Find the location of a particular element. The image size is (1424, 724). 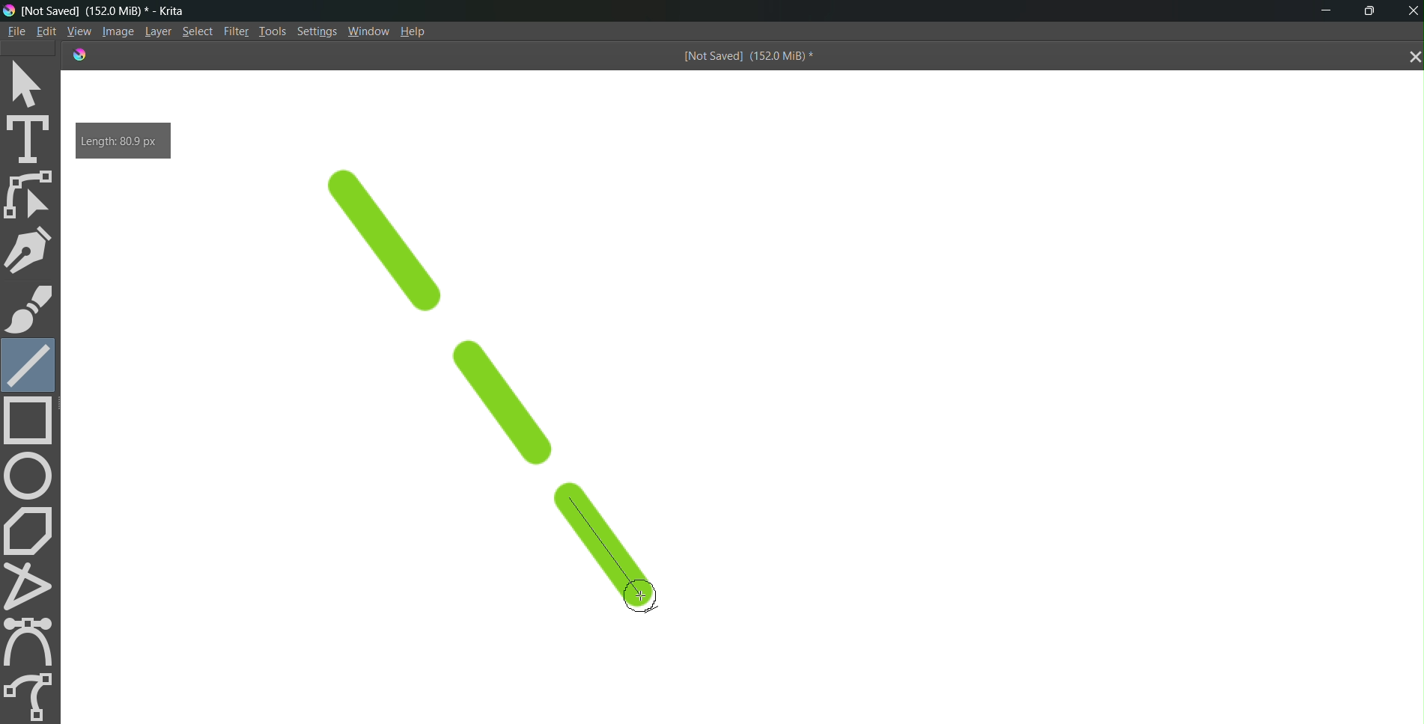

line is located at coordinates (395, 230).